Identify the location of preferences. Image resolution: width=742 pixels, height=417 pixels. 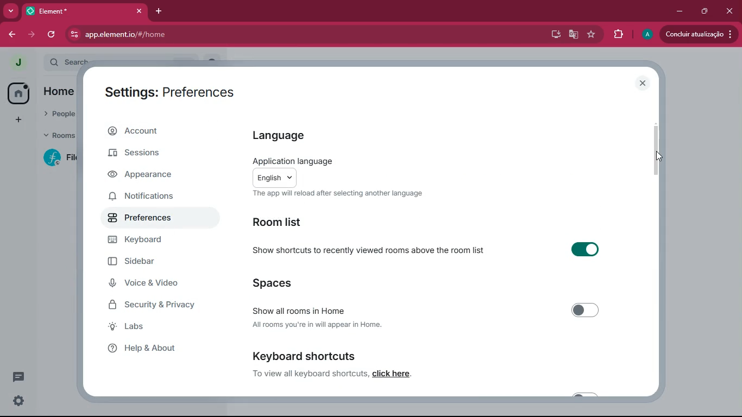
(153, 217).